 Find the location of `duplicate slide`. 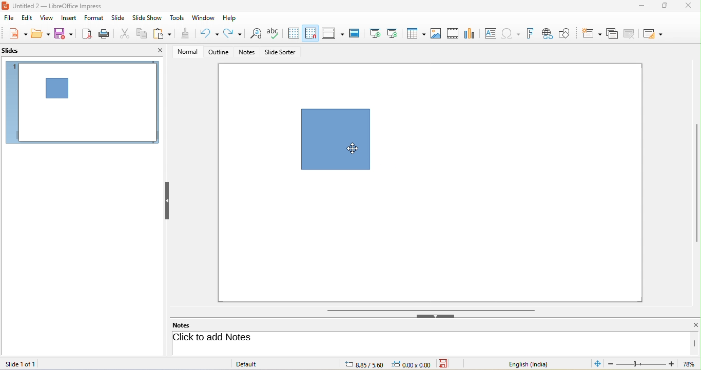

duplicate slide is located at coordinates (612, 33).